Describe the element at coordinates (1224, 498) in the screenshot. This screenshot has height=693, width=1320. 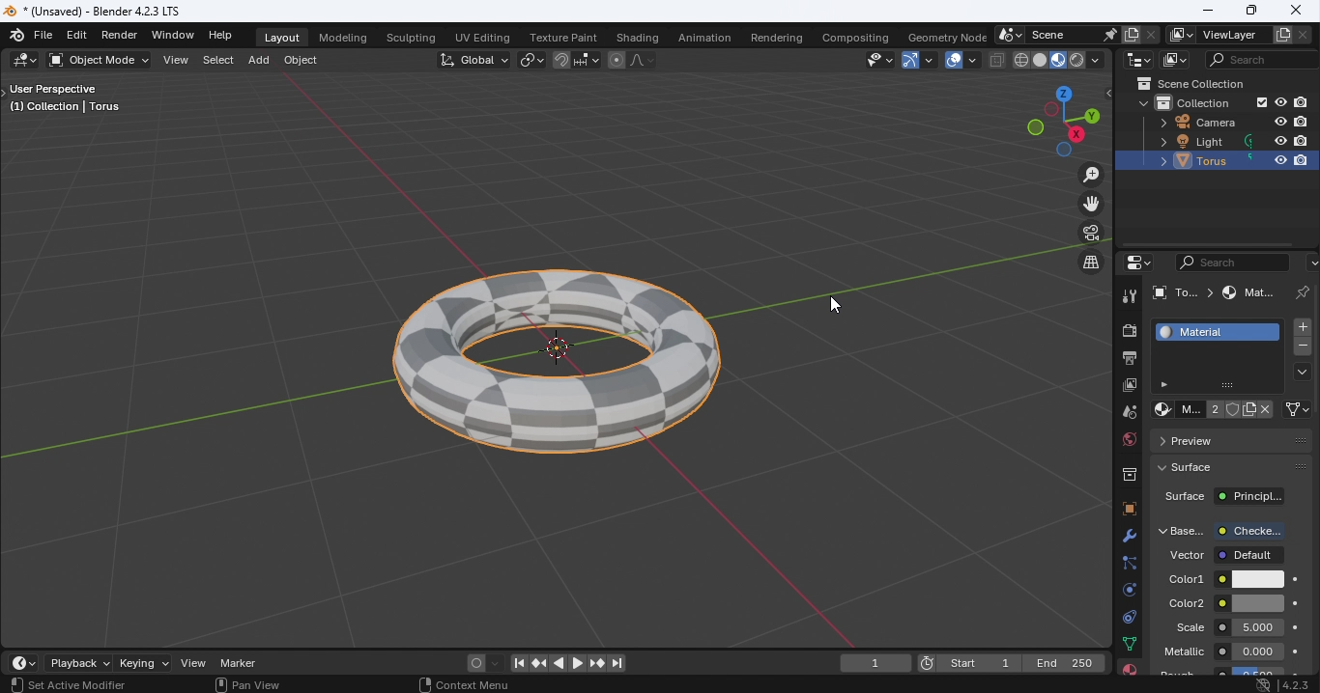
I see `Surface` at that location.